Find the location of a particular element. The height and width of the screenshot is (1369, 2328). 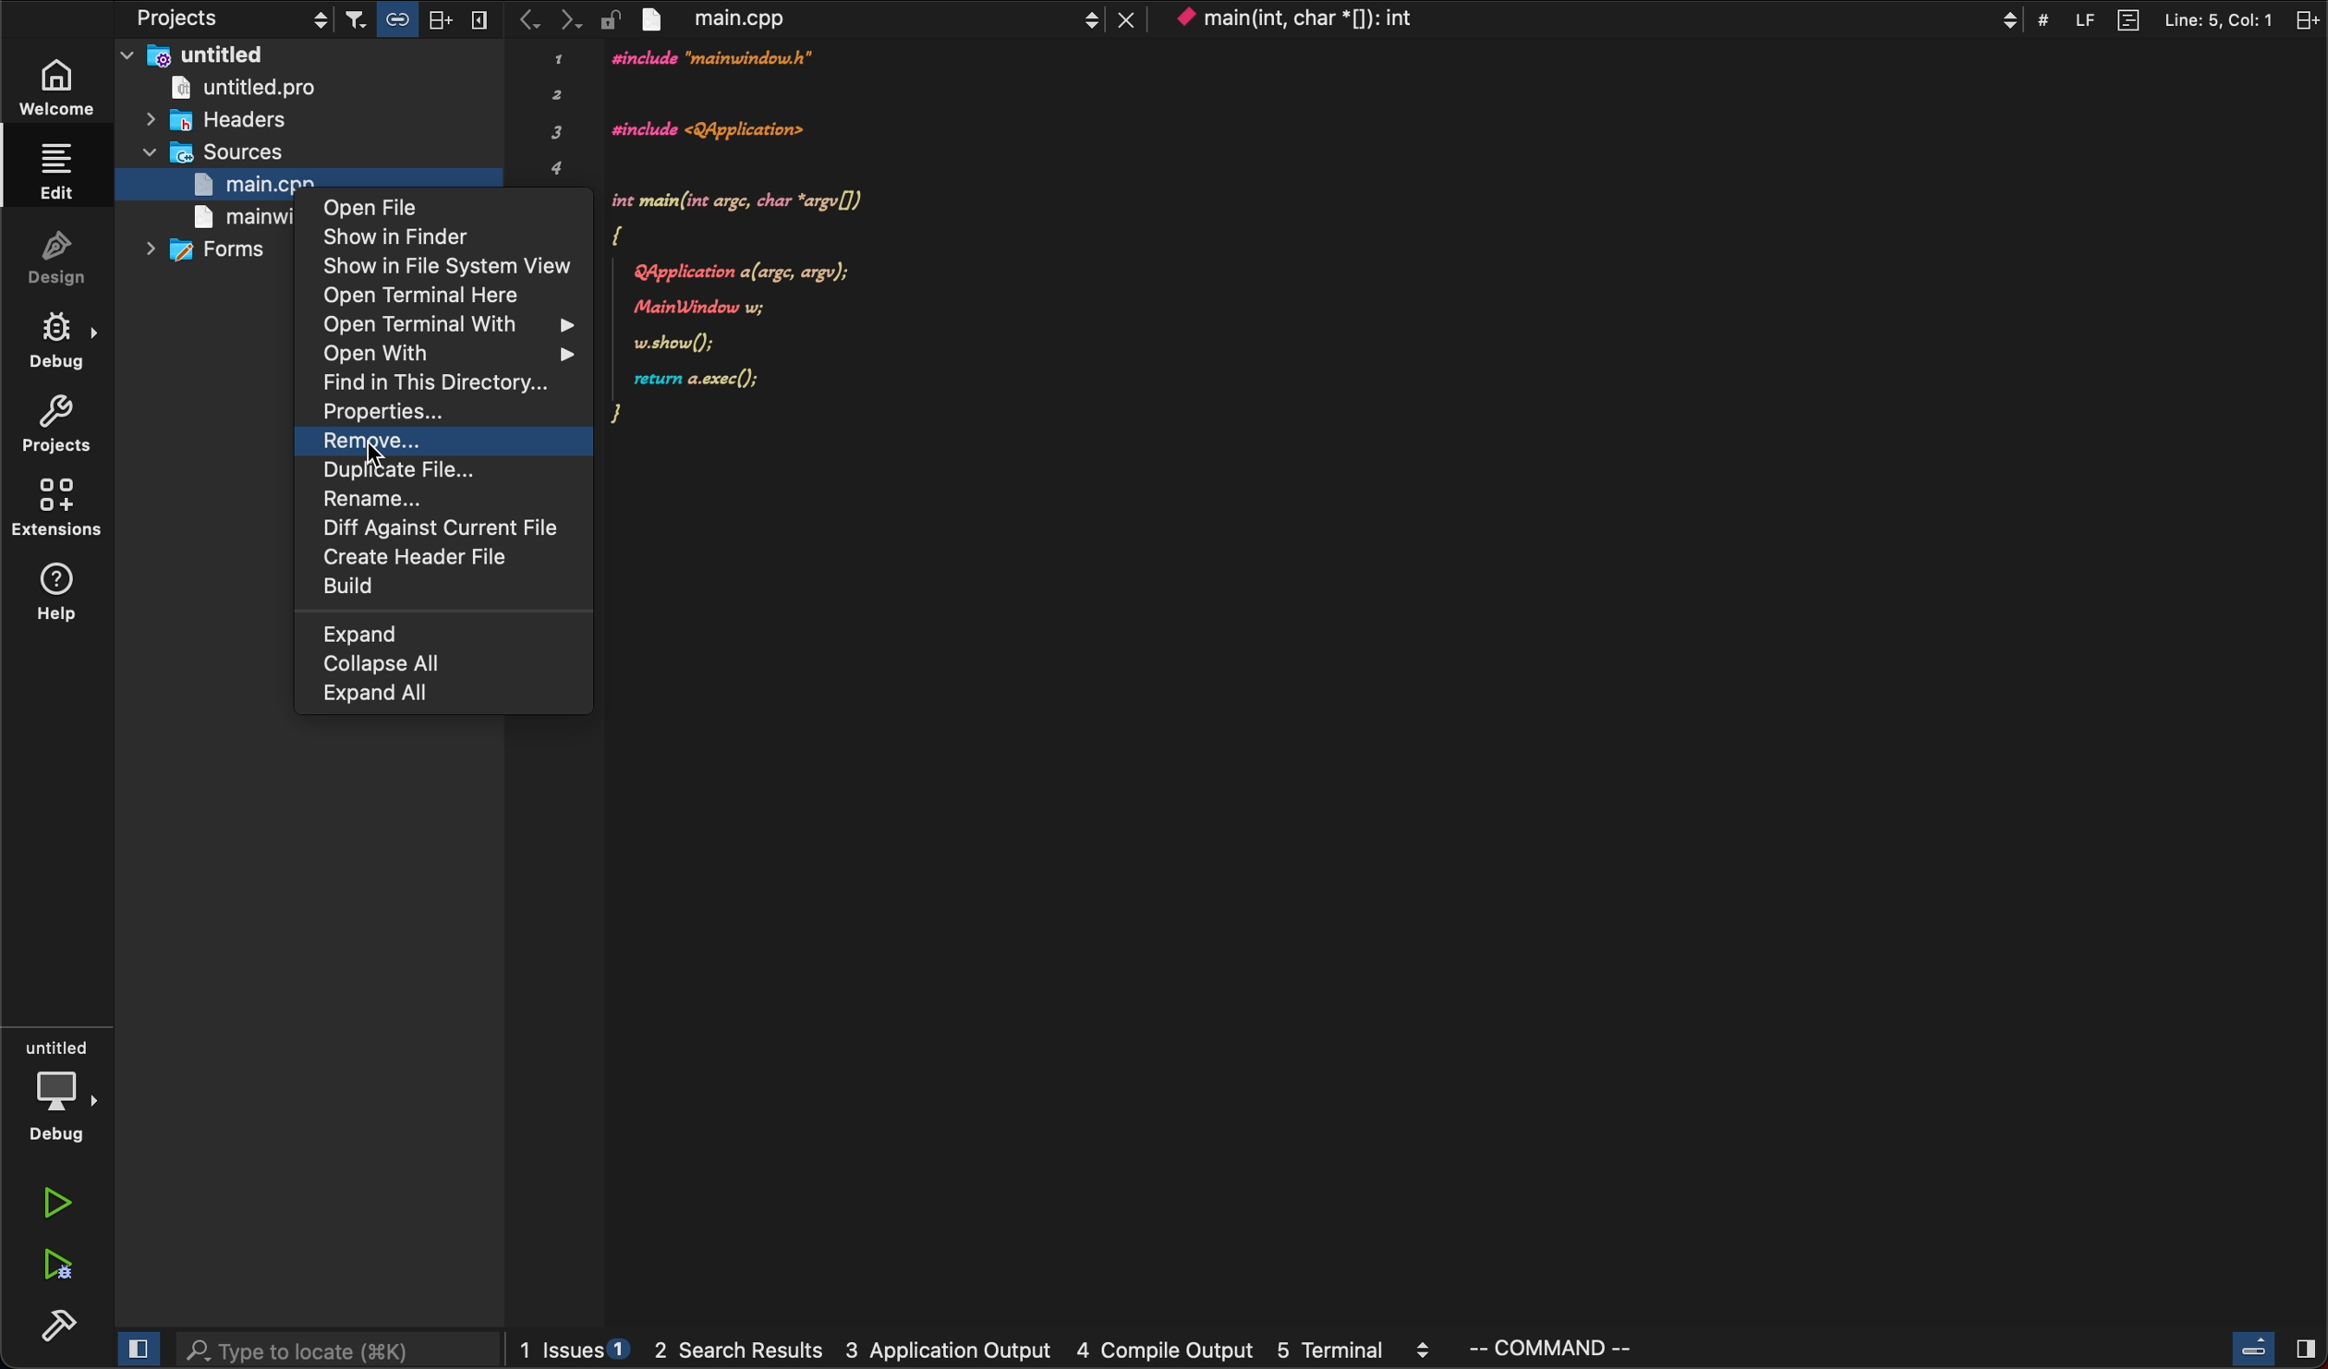

collapse is located at coordinates (379, 664).